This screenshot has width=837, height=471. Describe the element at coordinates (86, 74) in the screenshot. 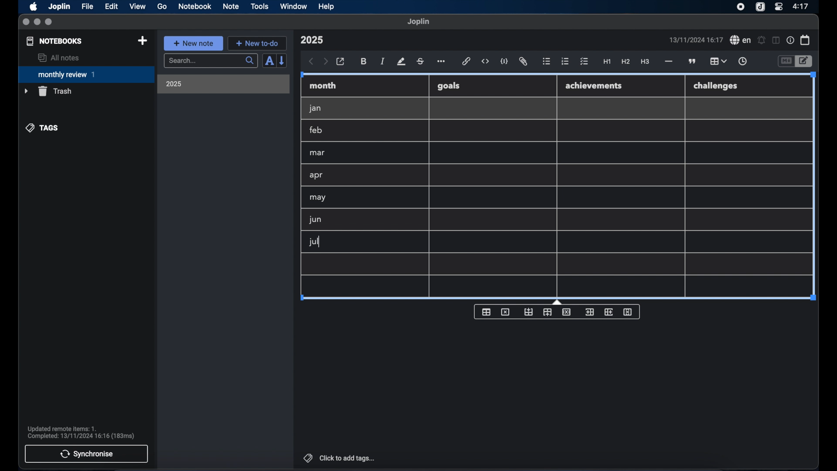

I see `monthly review` at that location.